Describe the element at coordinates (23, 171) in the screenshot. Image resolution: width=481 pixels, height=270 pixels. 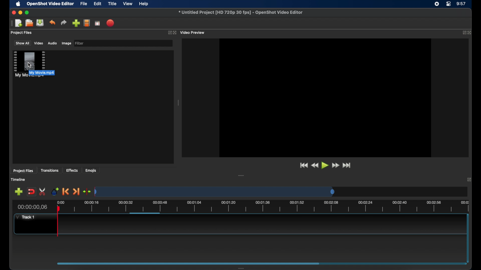
I see `project files` at that location.